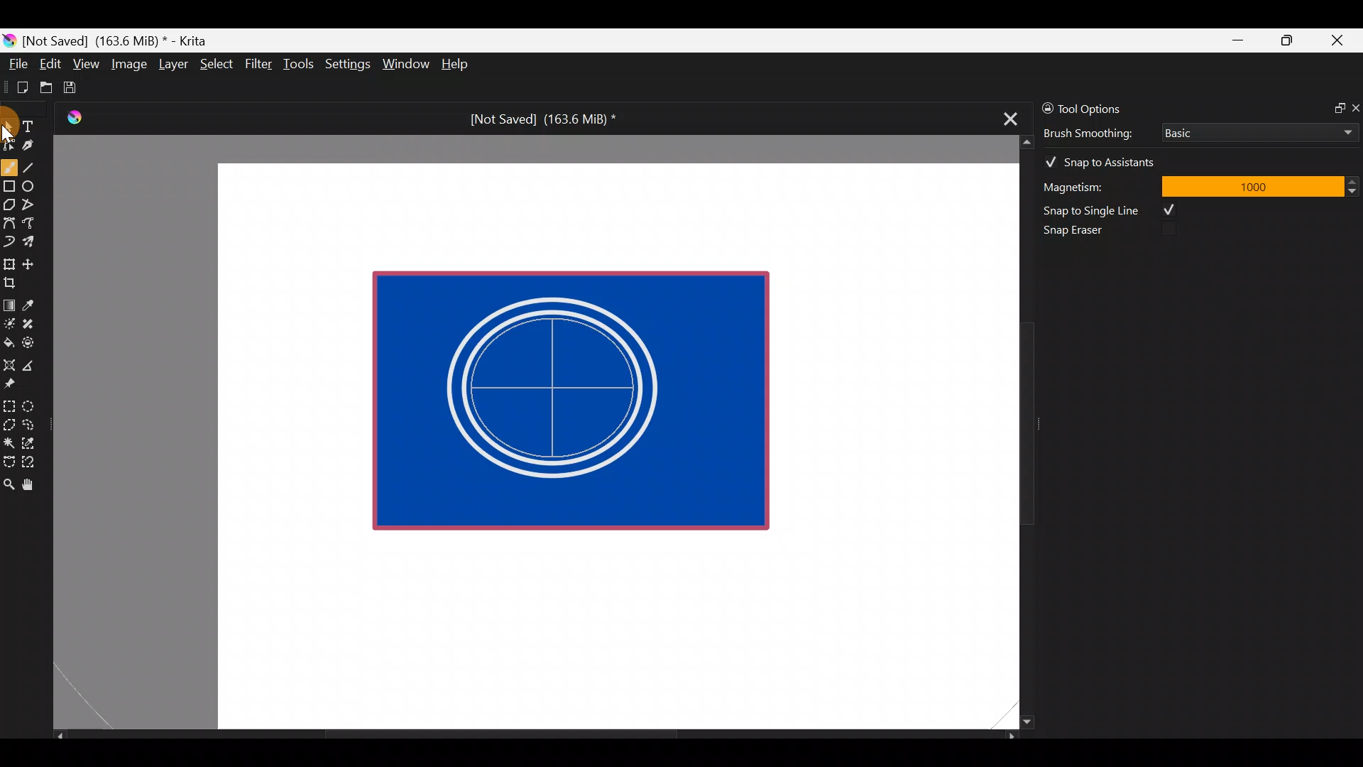 The height and width of the screenshot is (767, 1363). Describe the element at coordinates (33, 262) in the screenshot. I see `Move a layer` at that location.